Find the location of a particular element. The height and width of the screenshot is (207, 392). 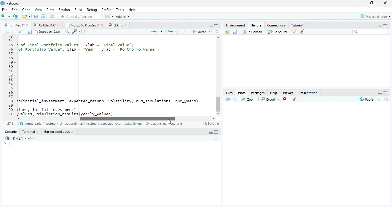

Full Height is located at coordinates (386, 25).